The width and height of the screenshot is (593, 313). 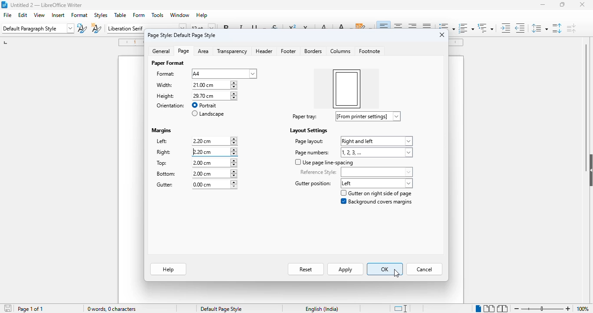 I want to click on set paragraph style, so click(x=38, y=29).